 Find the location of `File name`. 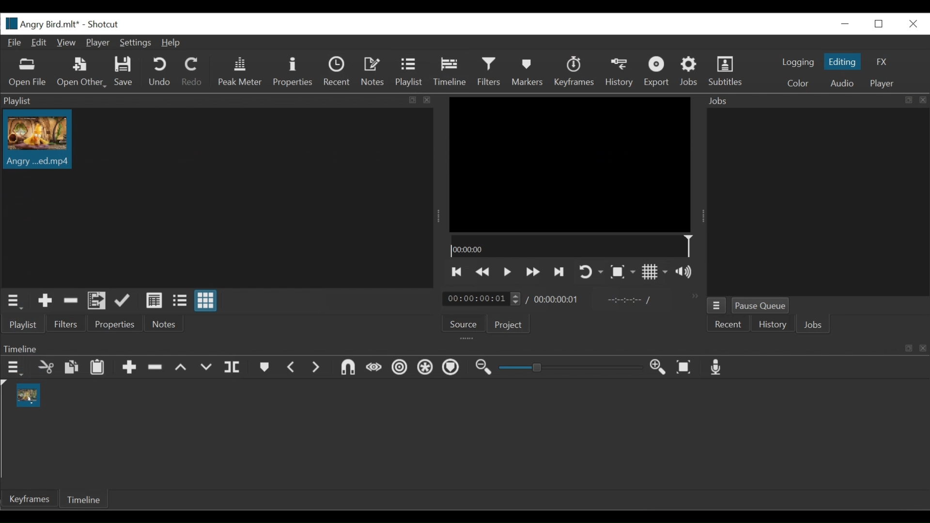

File name is located at coordinates (41, 24).